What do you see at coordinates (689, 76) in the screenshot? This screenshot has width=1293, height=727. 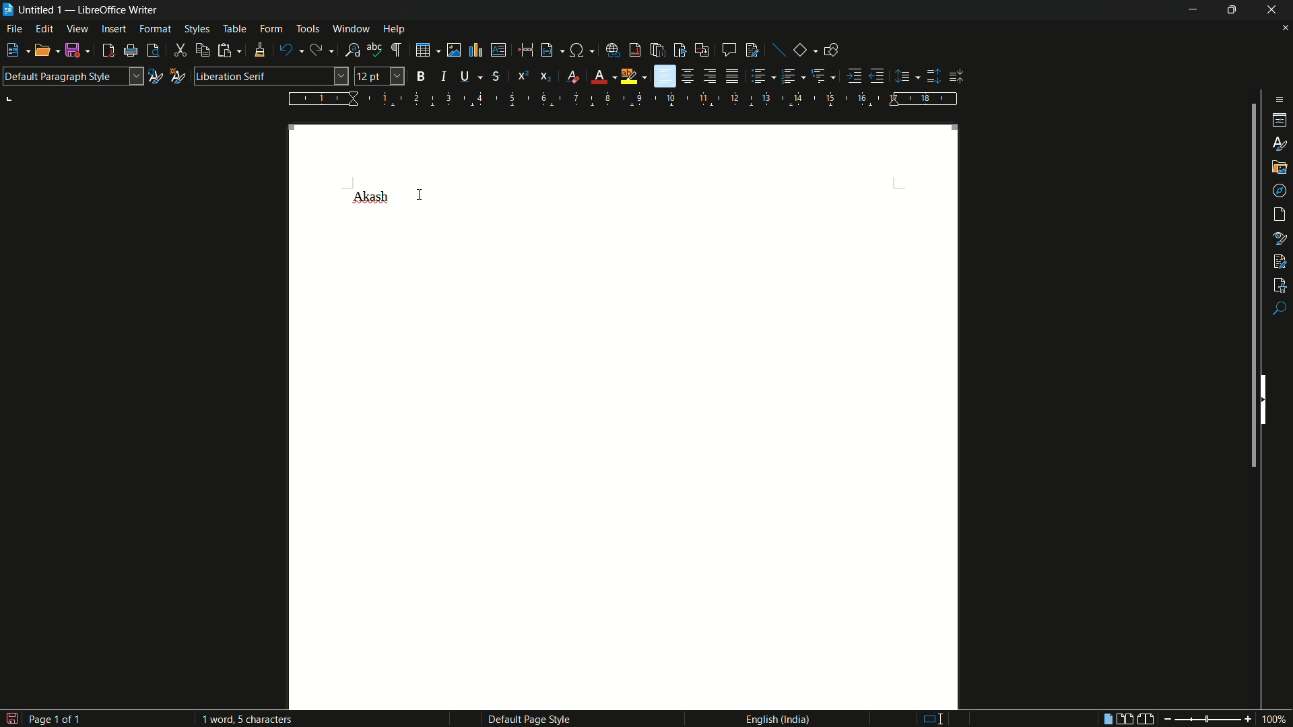 I see `align center` at bounding box center [689, 76].